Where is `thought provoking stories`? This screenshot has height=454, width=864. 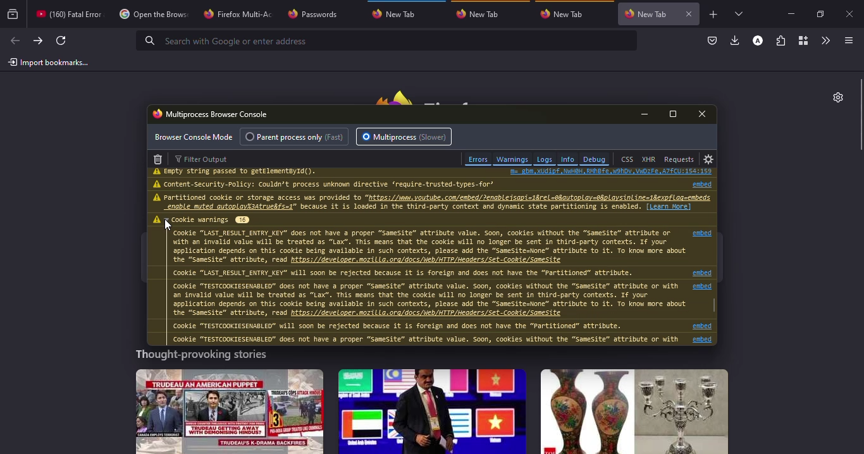 thought provoking stories is located at coordinates (200, 357).